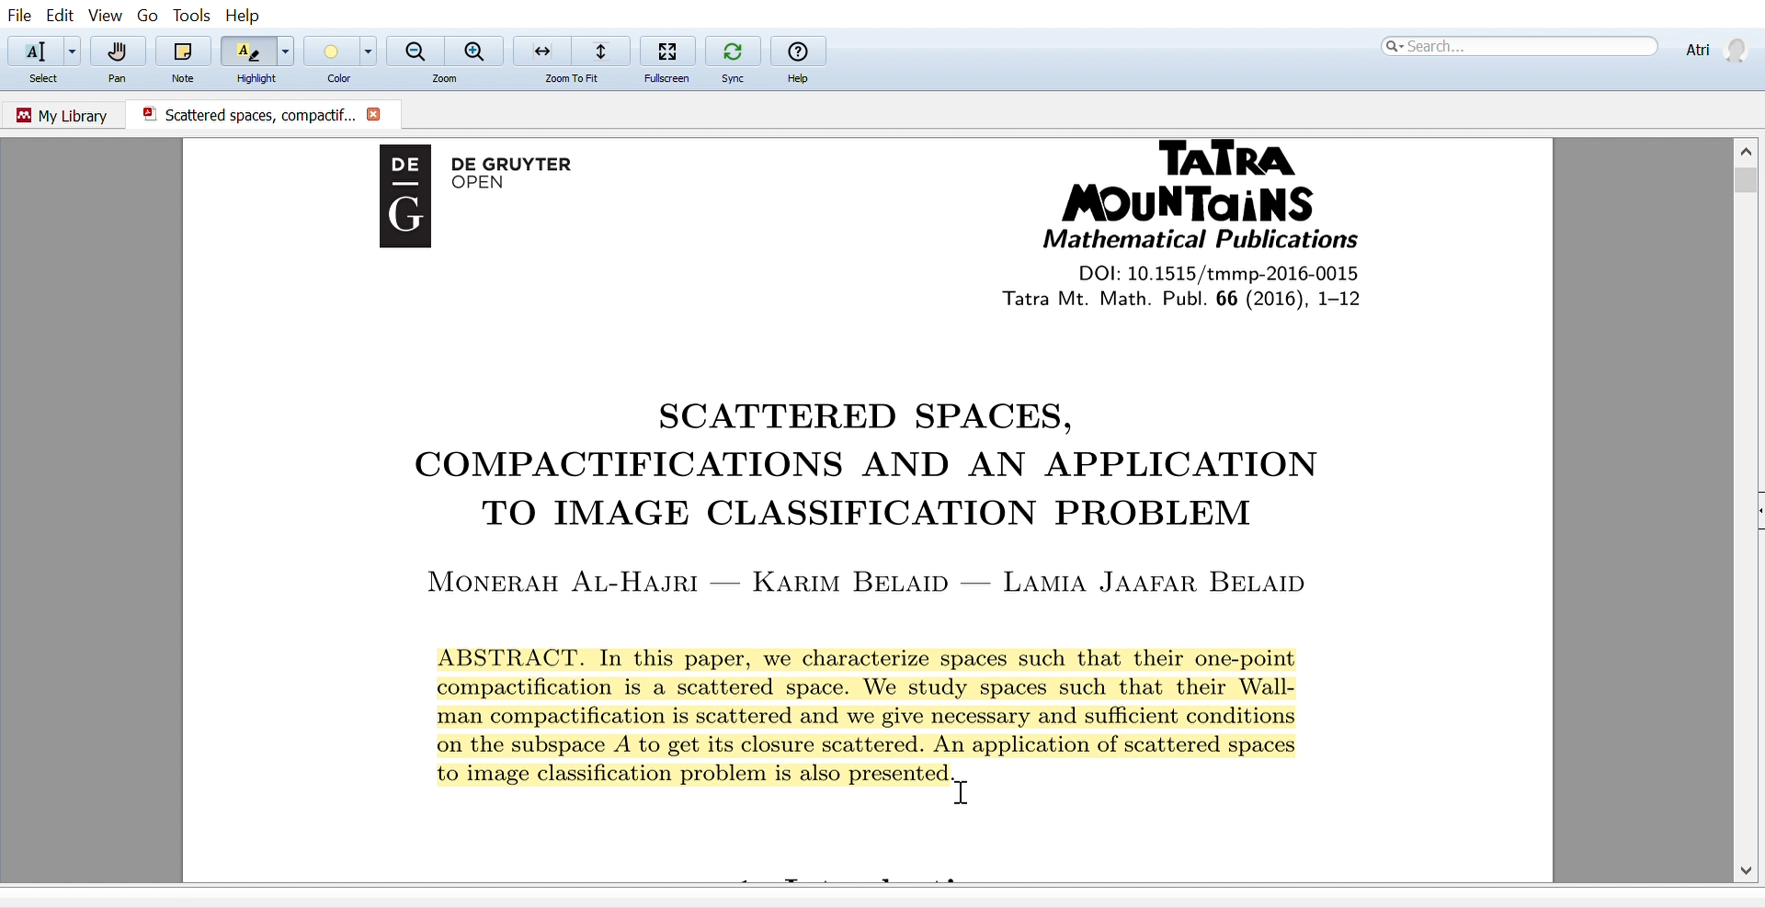 The image size is (1765, 908). I want to click on File, so click(19, 15).